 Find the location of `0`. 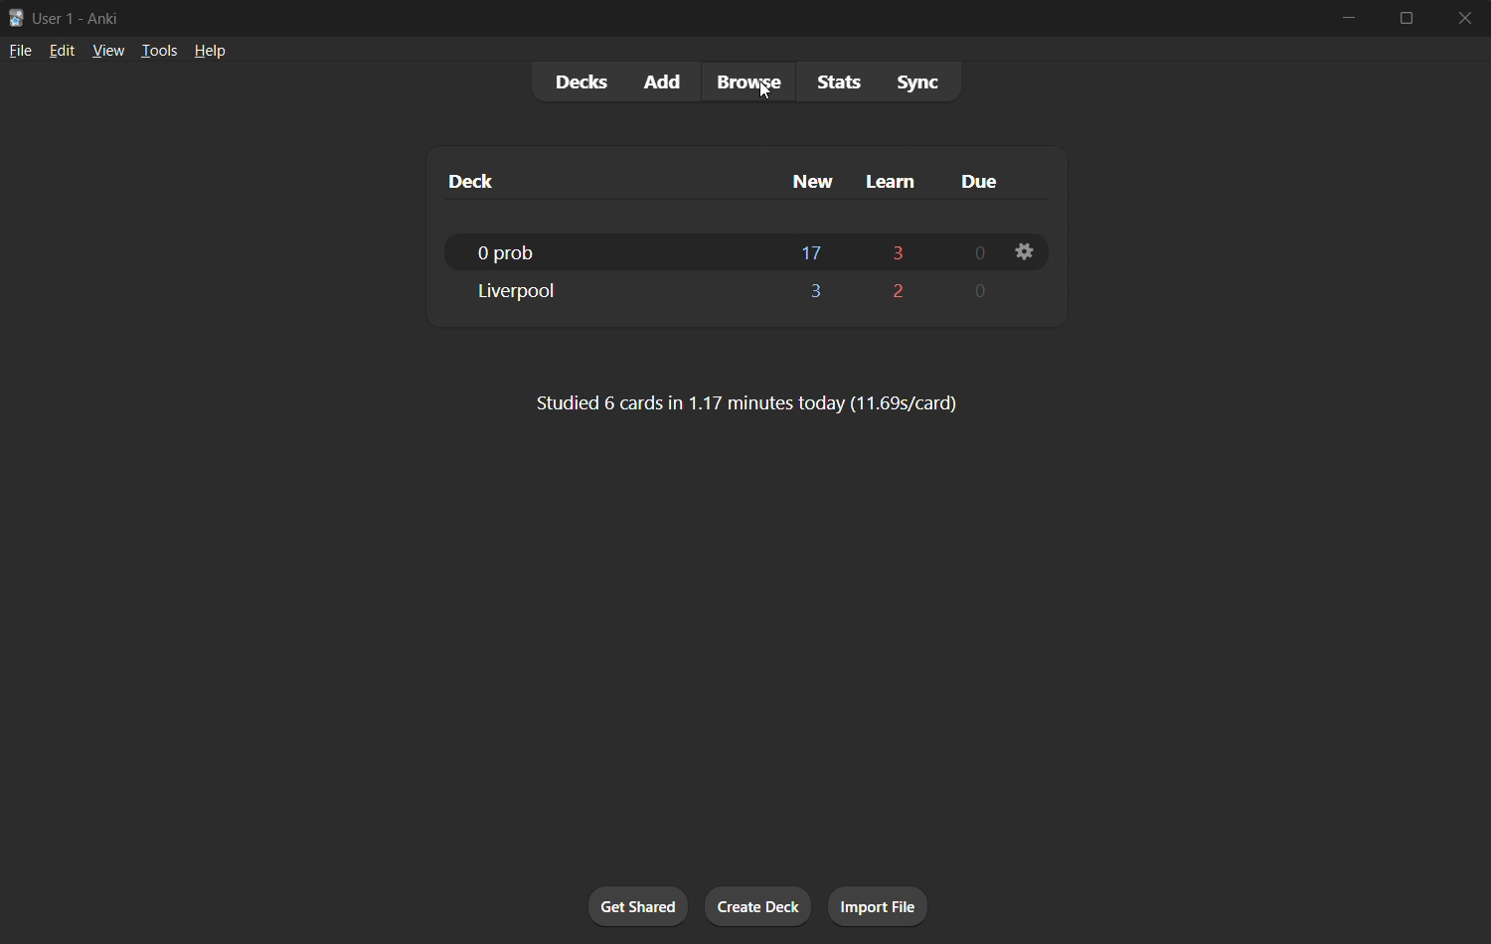

0 is located at coordinates (975, 252).